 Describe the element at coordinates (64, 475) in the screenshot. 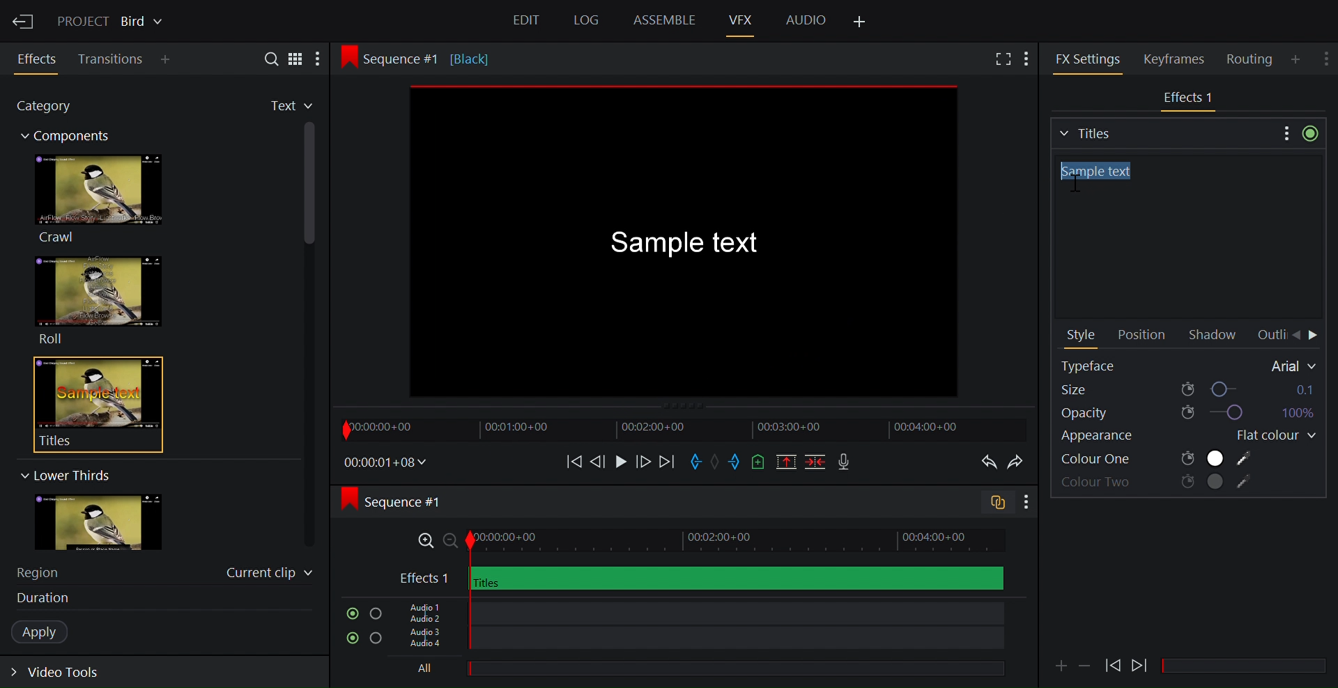

I see `Lower Thirs` at that location.